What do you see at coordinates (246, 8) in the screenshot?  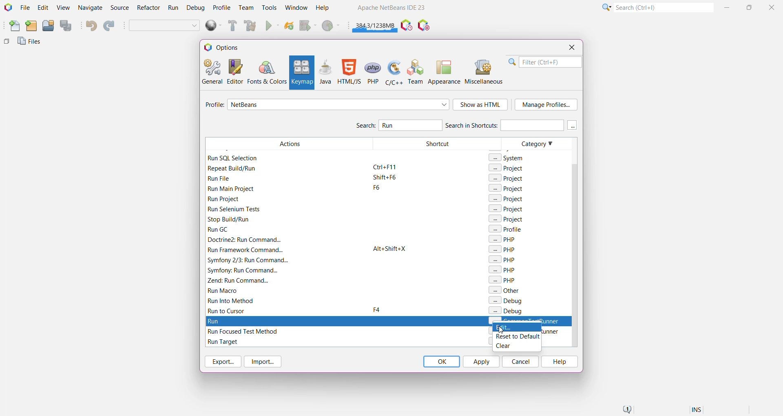 I see `Team` at bounding box center [246, 8].